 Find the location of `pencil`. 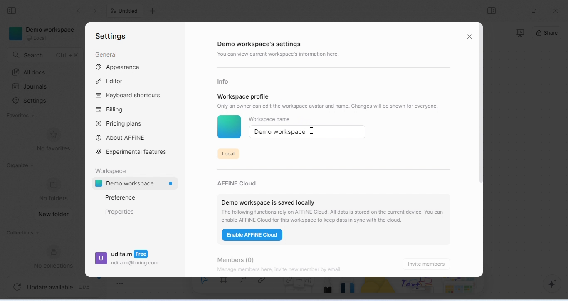

pencil is located at coordinates (328, 288).